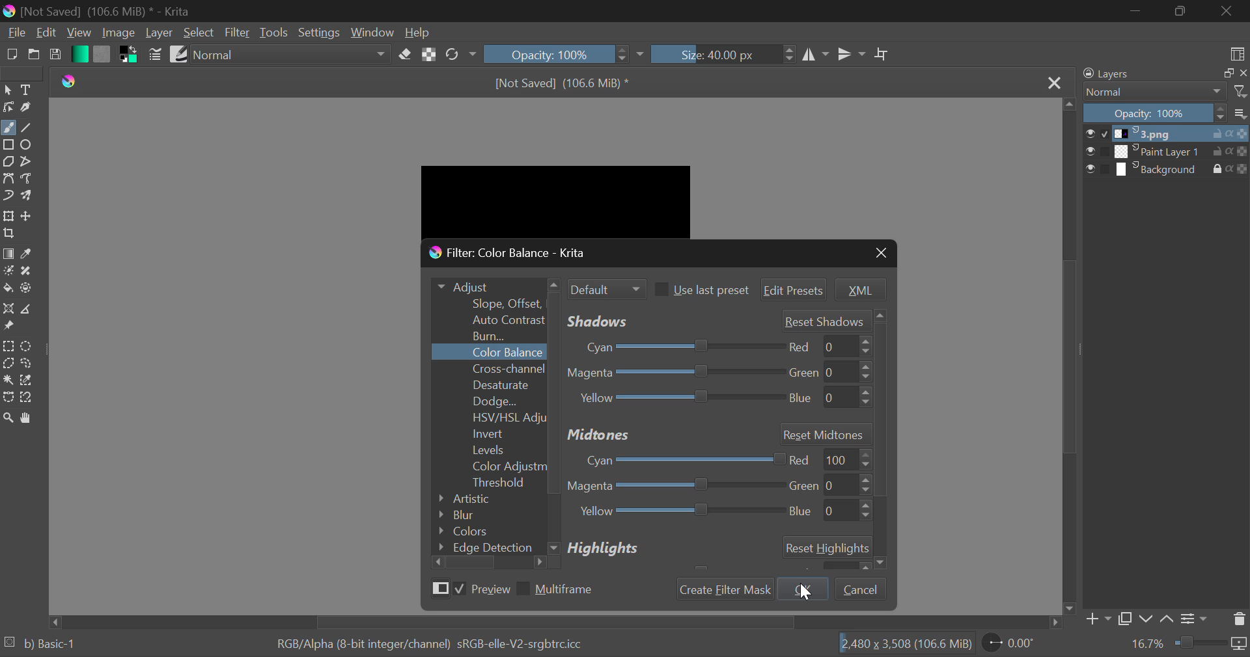  What do you see at coordinates (727, 589) in the screenshot?
I see `Create Filter Mask` at bounding box center [727, 589].